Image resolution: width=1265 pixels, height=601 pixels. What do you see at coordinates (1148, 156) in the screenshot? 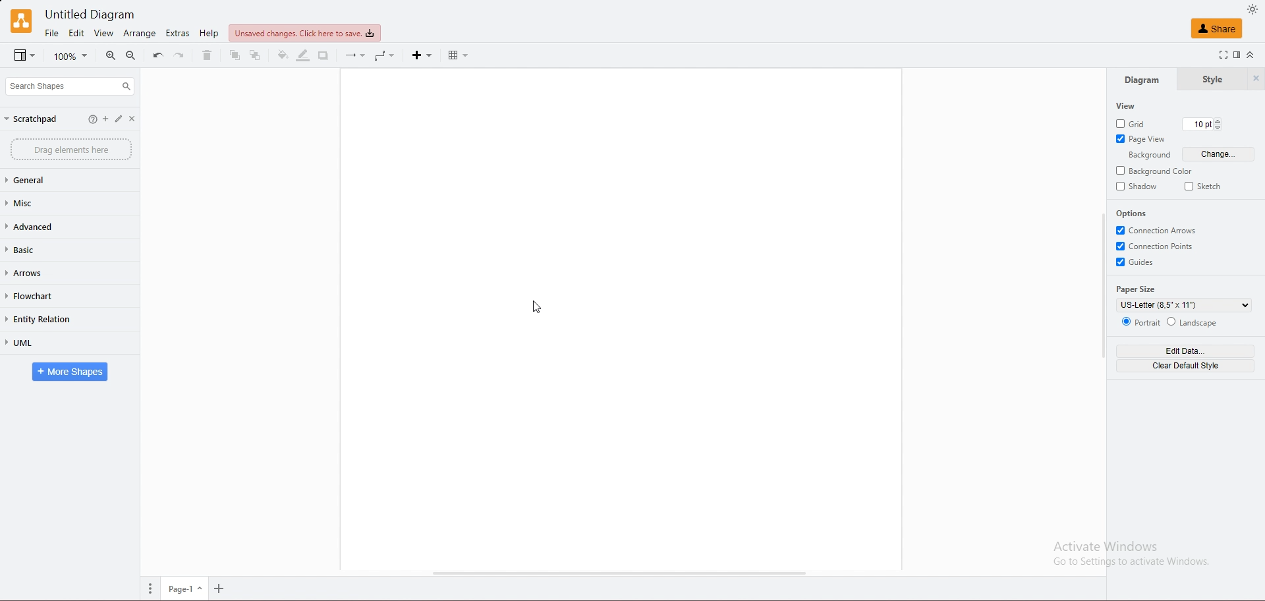
I see `background` at bounding box center [1148, 156].